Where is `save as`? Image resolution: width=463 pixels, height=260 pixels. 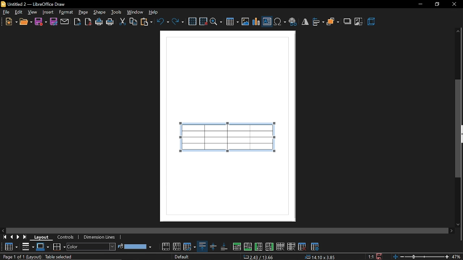 save as is located at coordinates (54, 22).